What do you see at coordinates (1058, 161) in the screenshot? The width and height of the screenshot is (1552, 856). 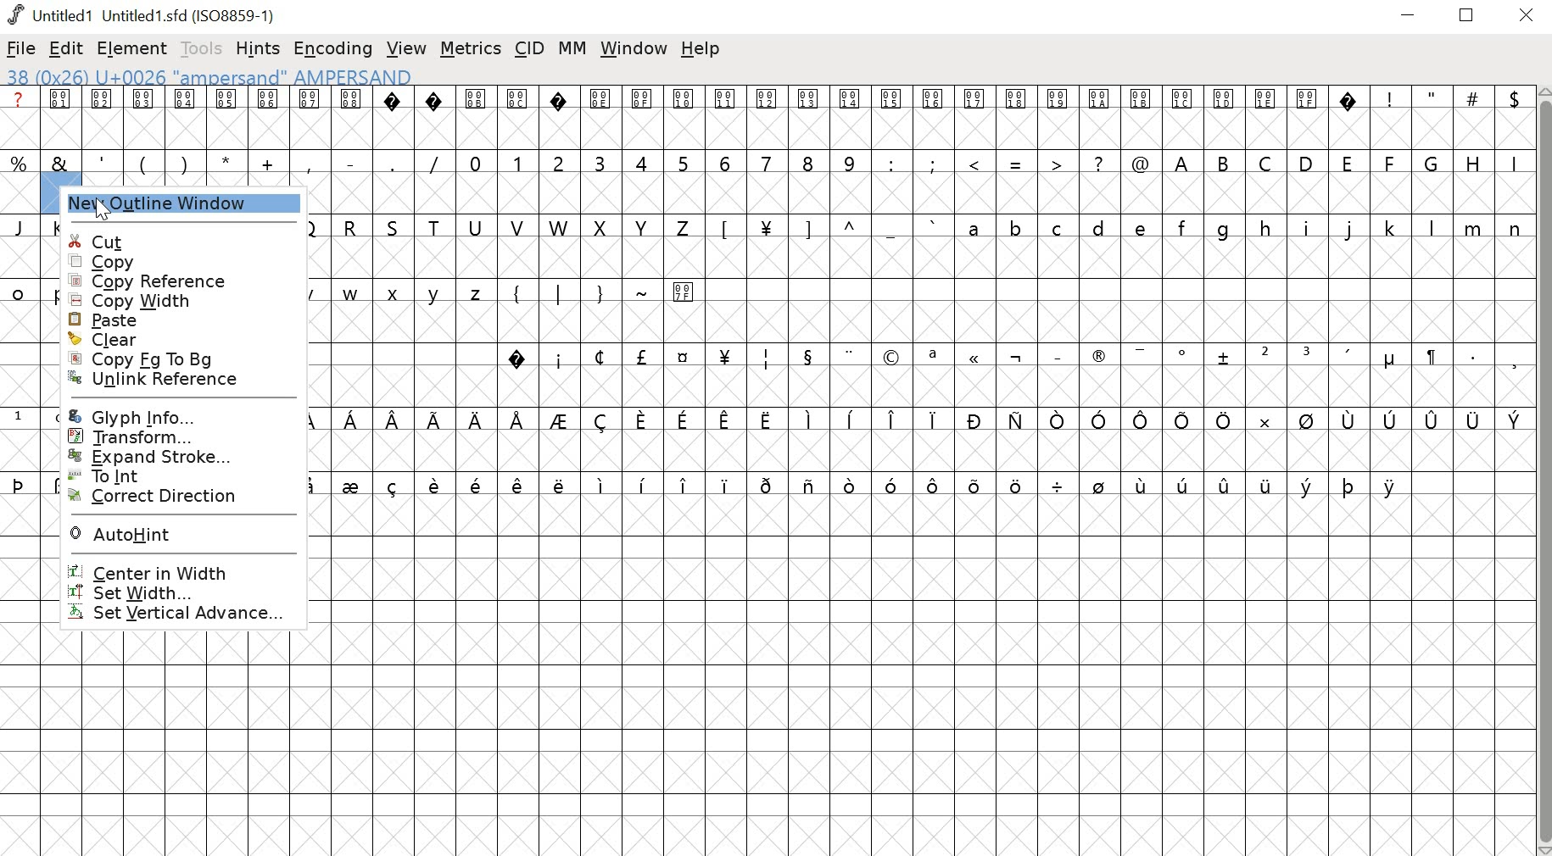 I see `>` at bounding box center [1058, 161].